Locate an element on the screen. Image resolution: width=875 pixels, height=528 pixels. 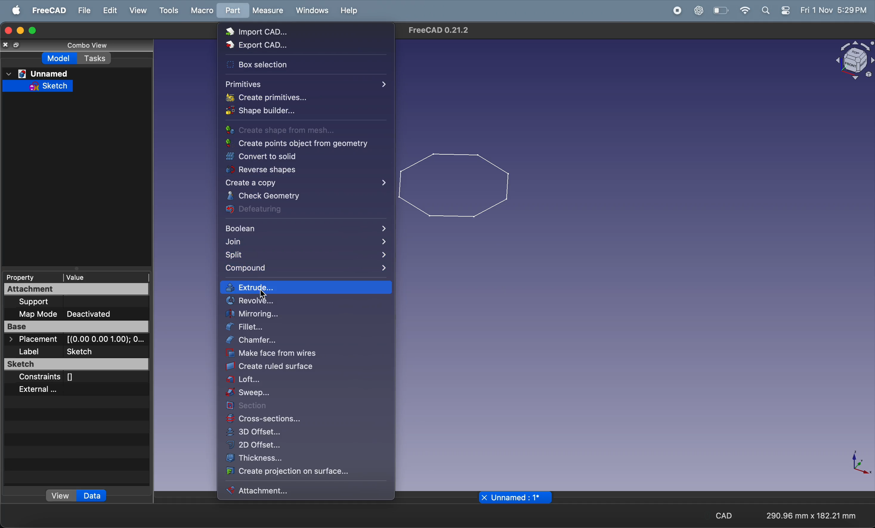
2d plygon is located at coordinates (455, 185).